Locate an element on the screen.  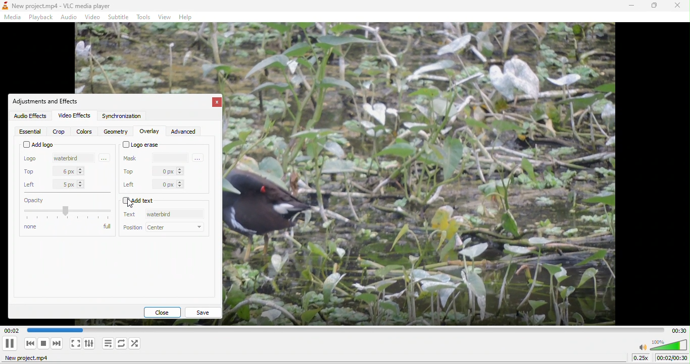
overlay is located at coordinates (148, 132).